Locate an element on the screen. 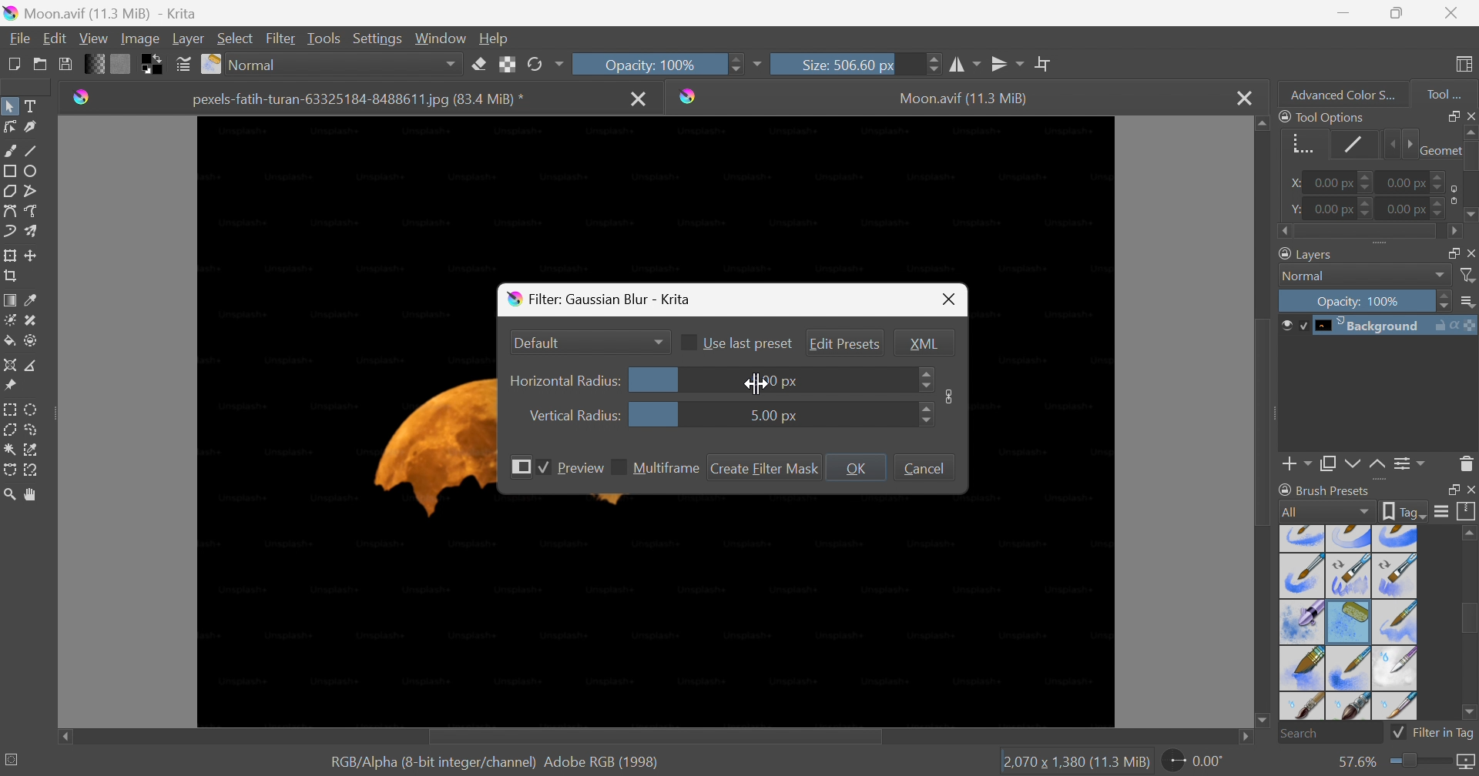 The width and height of the screenshot is (1479, 776). Use last preset is located at coordinates (749, 343).